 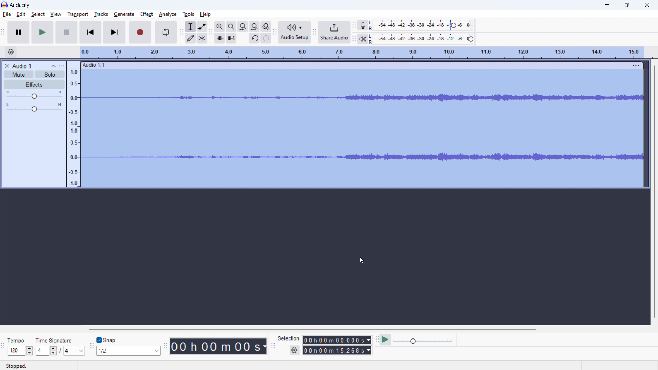 I want to click on set time signature, so click(x=60, y=346).